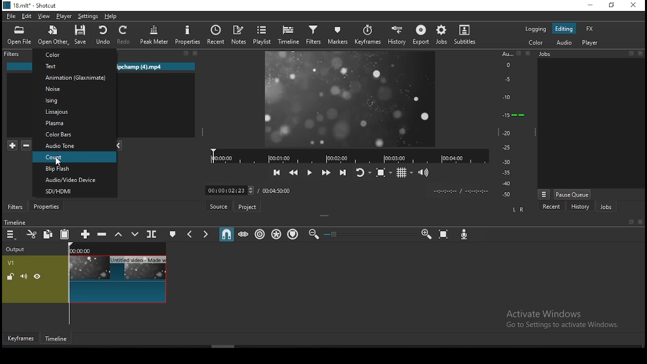 This screenshot has height=364, width=647. What do you see at coordinates (312, 35) in the screenshot?
I see `filters` at bounding box center [312, 35].